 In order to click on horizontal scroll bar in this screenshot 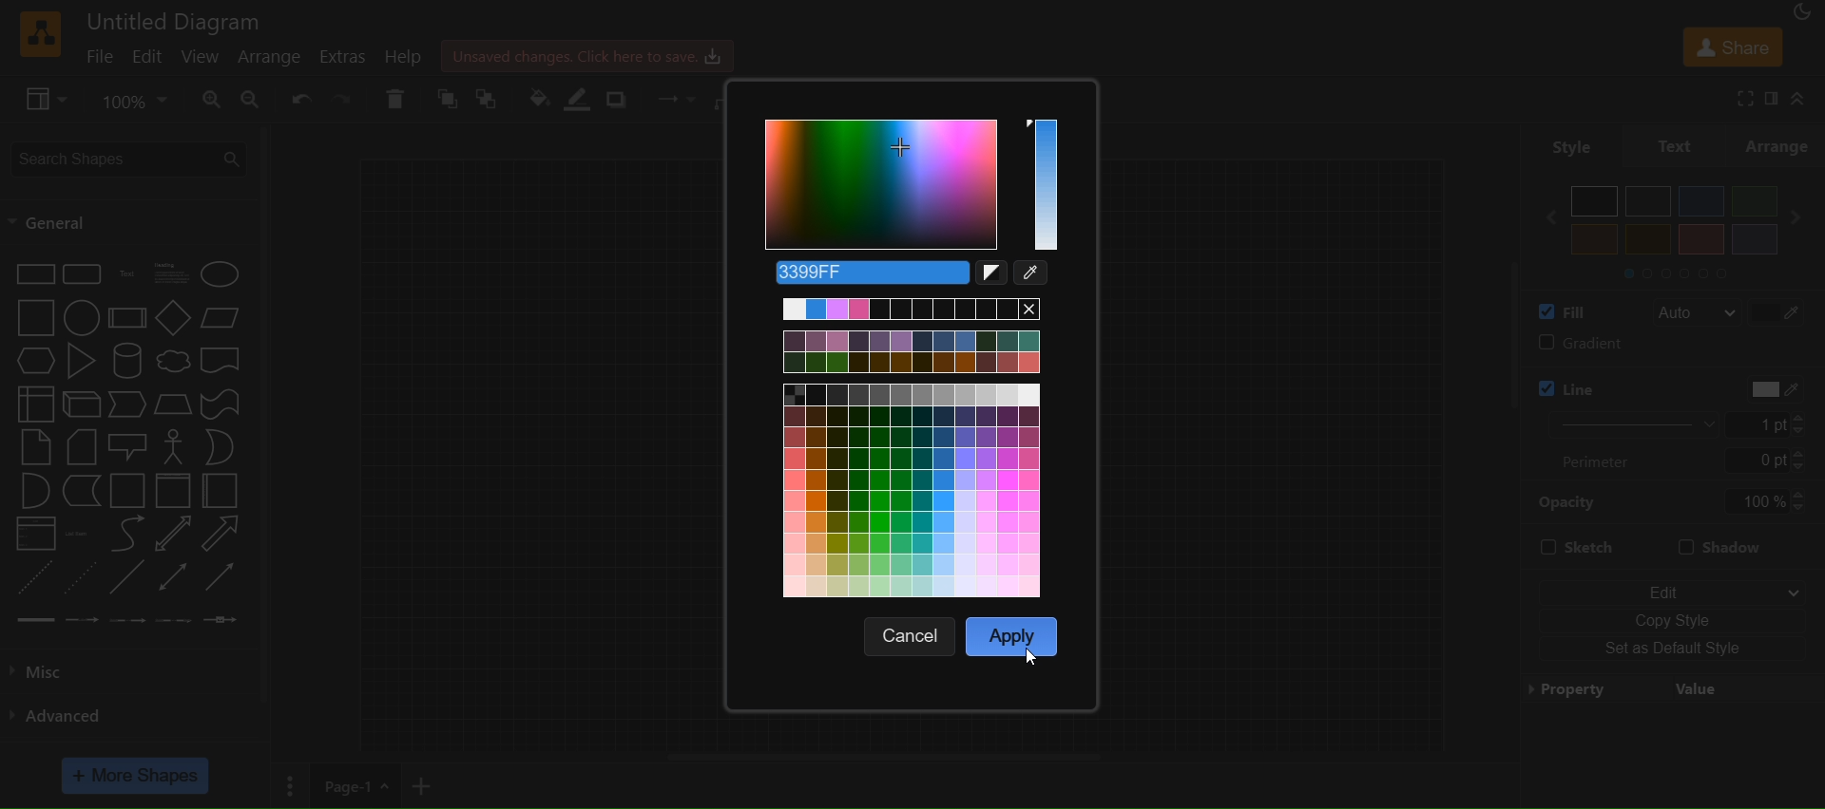, I will do `click(885, 757)`.